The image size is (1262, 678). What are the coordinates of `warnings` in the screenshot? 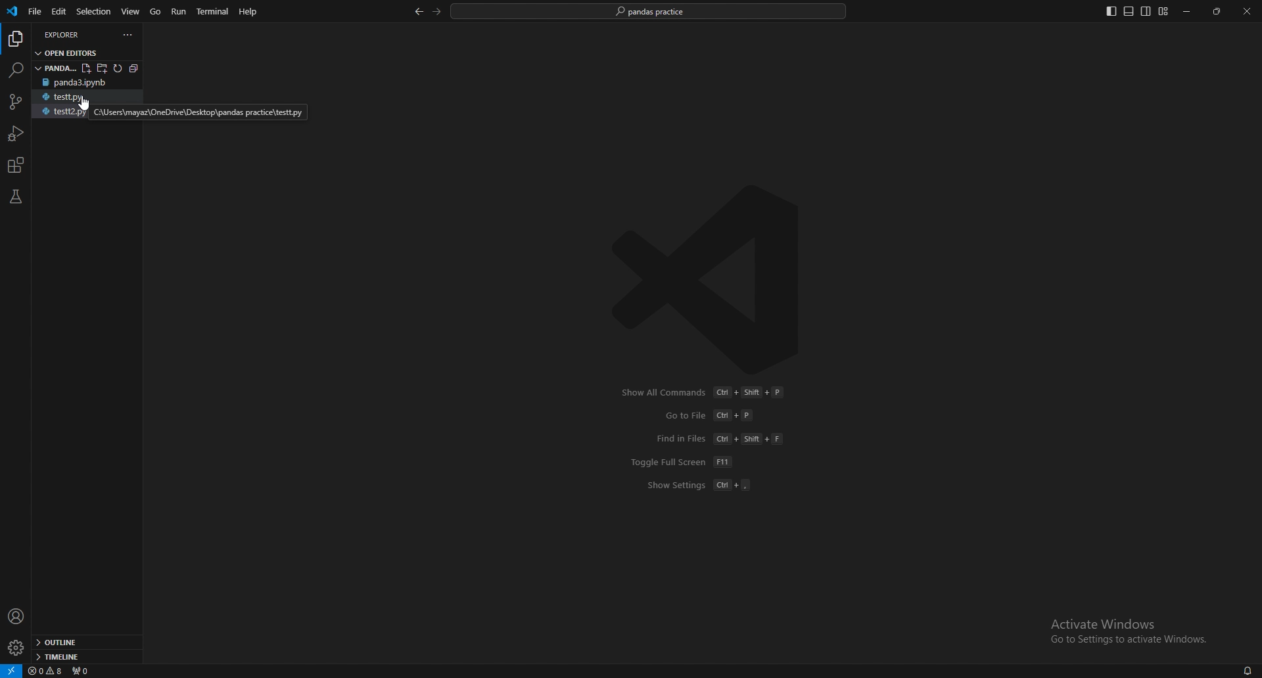 It's located at (46, 671).